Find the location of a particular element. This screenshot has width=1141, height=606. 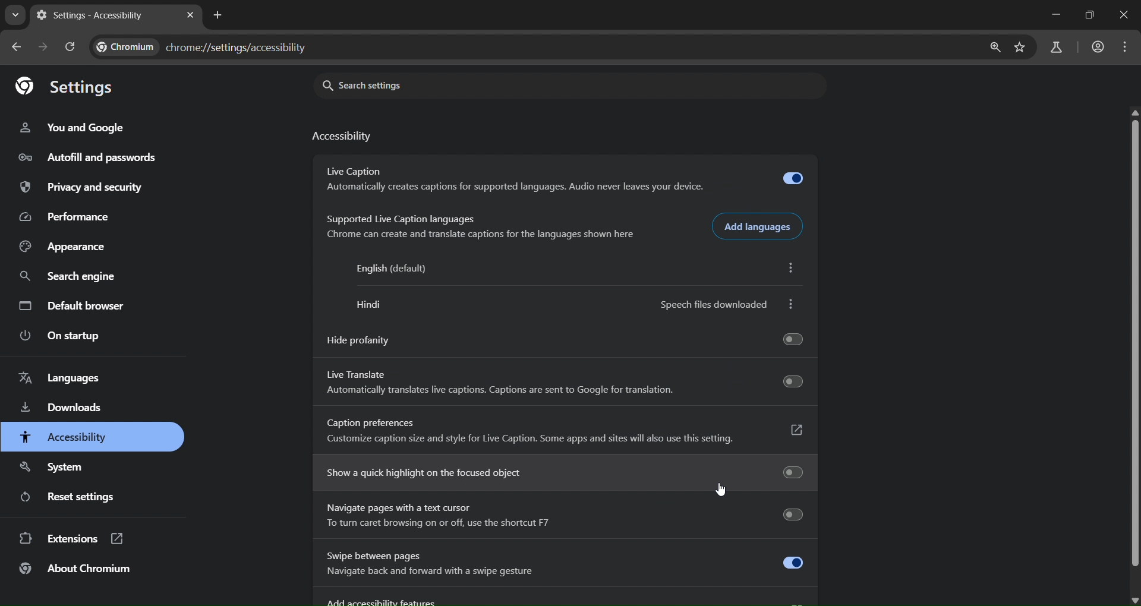

search engine is located at coordinates (68, 278).